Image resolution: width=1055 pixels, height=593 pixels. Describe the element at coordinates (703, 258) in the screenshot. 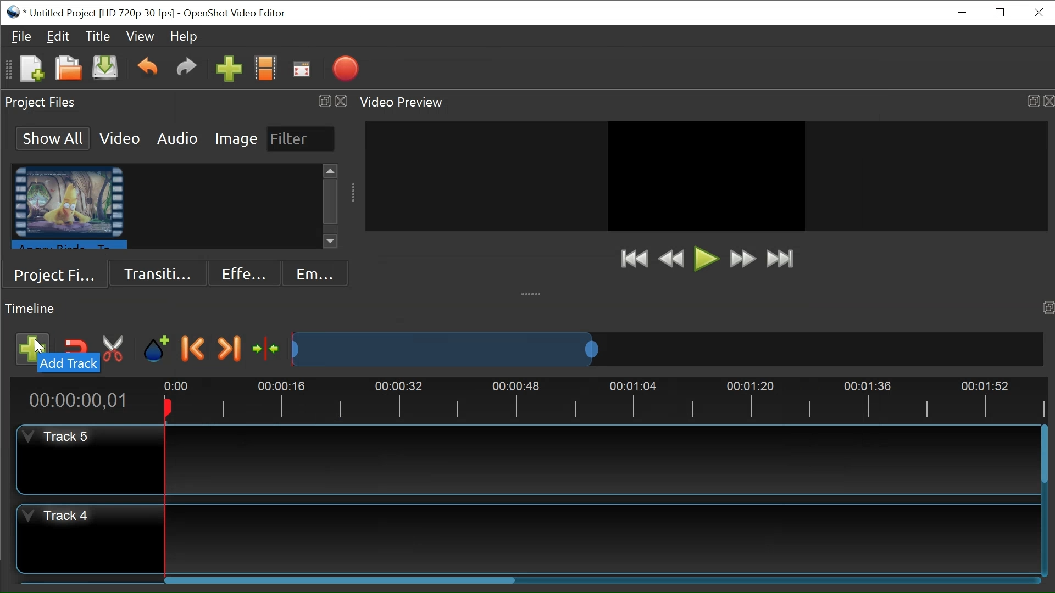

I see `Play` at that location.